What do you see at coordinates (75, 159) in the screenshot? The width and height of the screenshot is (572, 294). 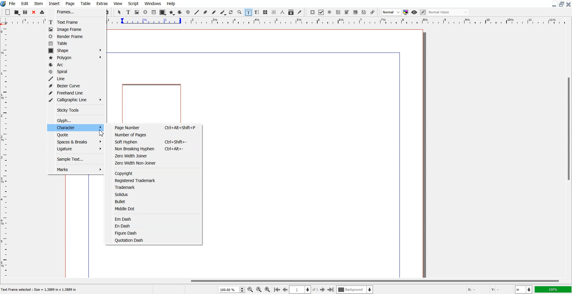 I see `Sample Text` at bounding box center [75, 159].